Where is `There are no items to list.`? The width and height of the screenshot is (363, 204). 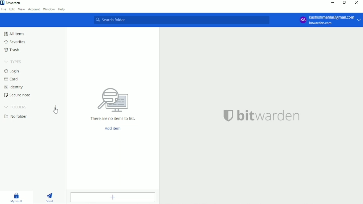 There are no items to list. is located at coordinates (113, 118).